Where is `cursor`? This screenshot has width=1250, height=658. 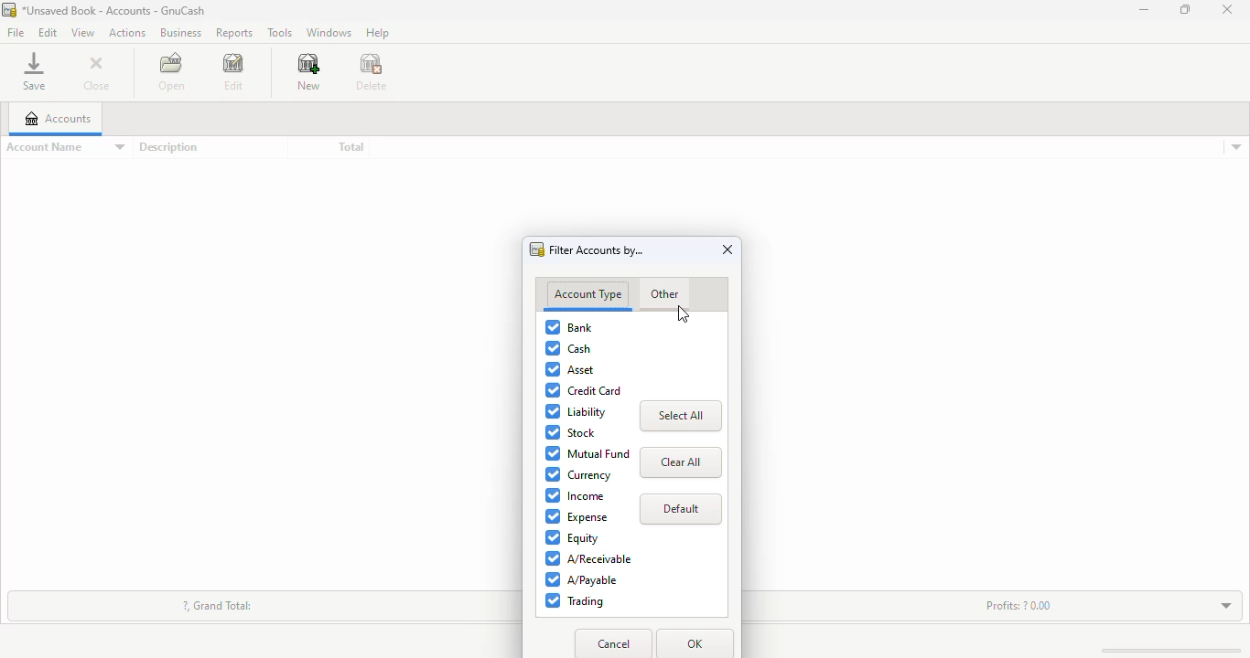
cursor is located at coordinates (682, 314).